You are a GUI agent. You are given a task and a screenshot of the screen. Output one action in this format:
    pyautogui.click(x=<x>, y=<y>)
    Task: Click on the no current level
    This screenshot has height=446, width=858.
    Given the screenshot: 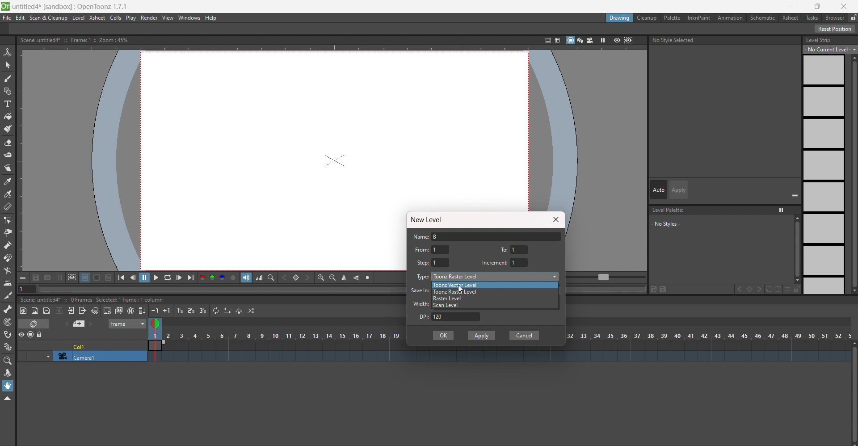 What is the action you would take?
    pyautogui.click(x=831, y=49)
    